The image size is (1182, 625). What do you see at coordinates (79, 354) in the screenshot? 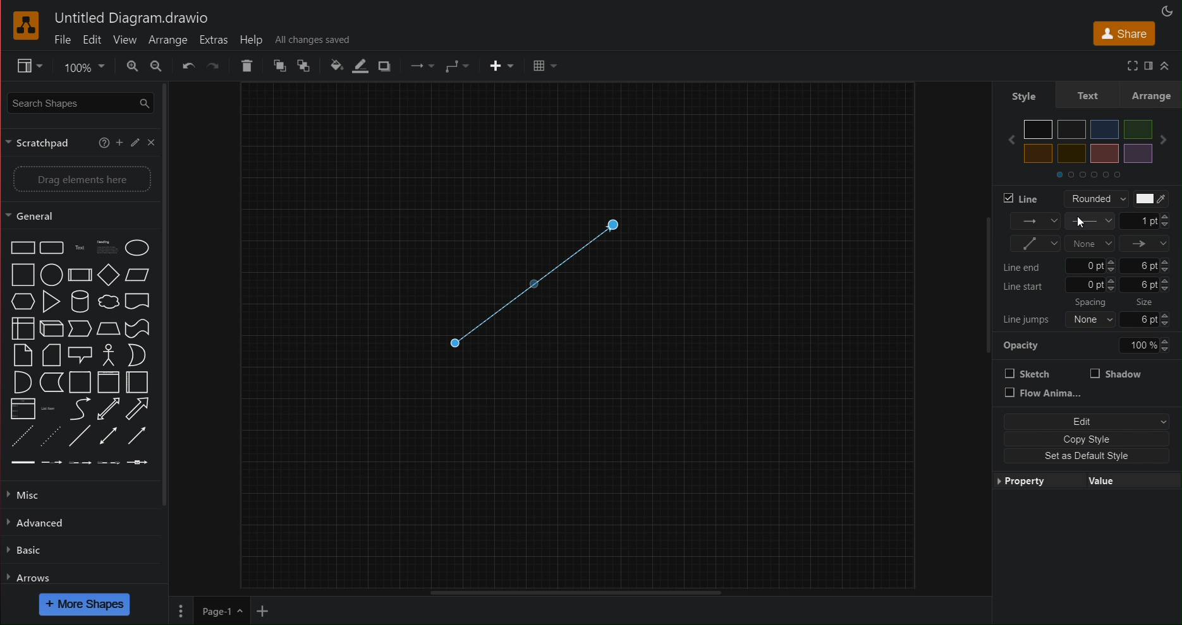
I see `Shape Menu` at bounding box center [79, 354].